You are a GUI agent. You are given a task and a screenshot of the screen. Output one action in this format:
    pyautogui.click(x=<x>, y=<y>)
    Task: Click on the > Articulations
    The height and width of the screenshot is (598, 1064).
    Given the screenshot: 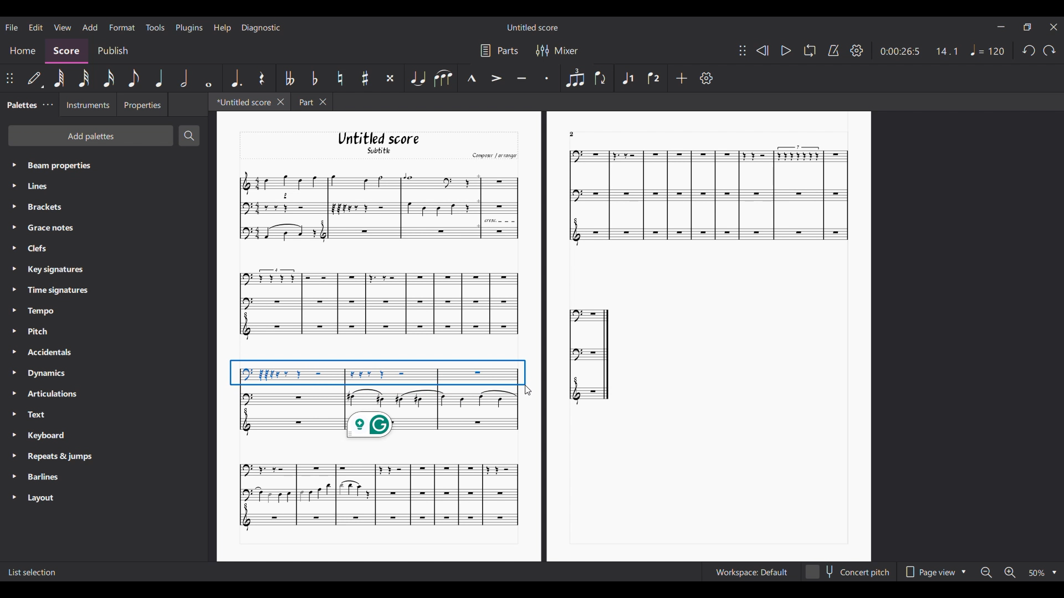 What is the action you would take?
    pyautogui.click(x=48, y=396)
    